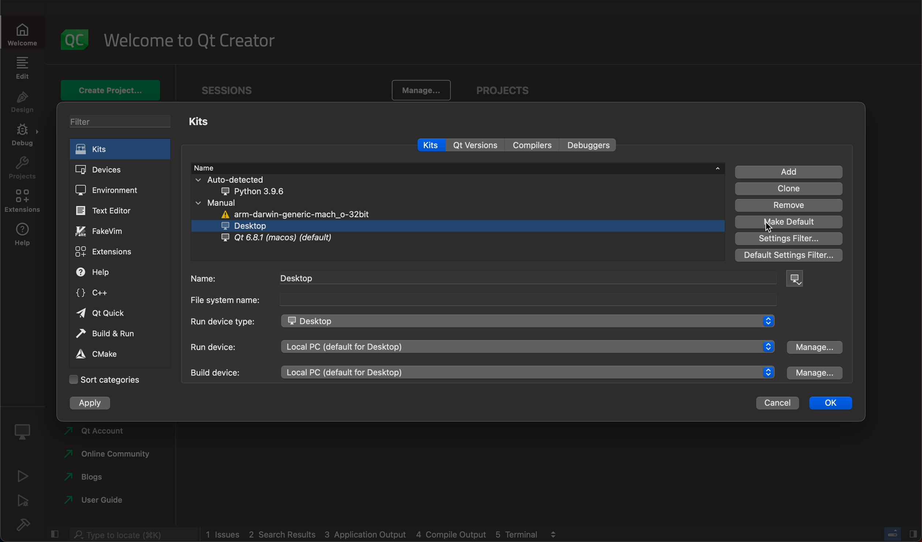 The width and height of the screenshot is (922, 542). Describe the element at coordinates (27, 33) in the screenshot. I see `Welcome` at that location.